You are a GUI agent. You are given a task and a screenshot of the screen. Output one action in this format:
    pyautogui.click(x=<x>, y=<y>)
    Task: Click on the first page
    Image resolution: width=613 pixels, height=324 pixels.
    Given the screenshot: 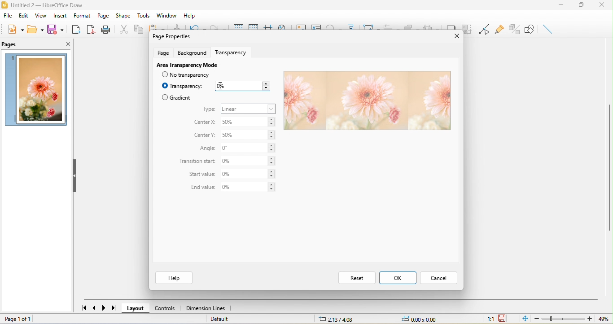 What is the action you would take?
    pyautogui.click(x=84, y=307)
    